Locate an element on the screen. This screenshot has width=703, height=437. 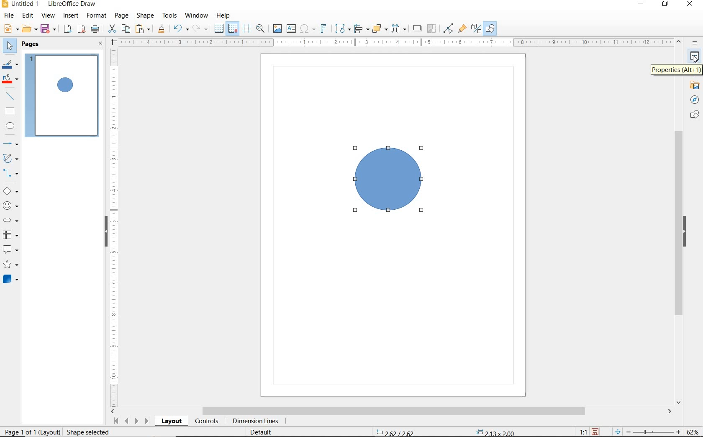
Scroll up is located at coordinates (680, 43).